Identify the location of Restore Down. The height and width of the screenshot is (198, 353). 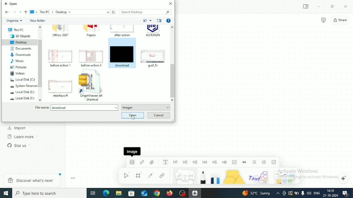
(332, 7).